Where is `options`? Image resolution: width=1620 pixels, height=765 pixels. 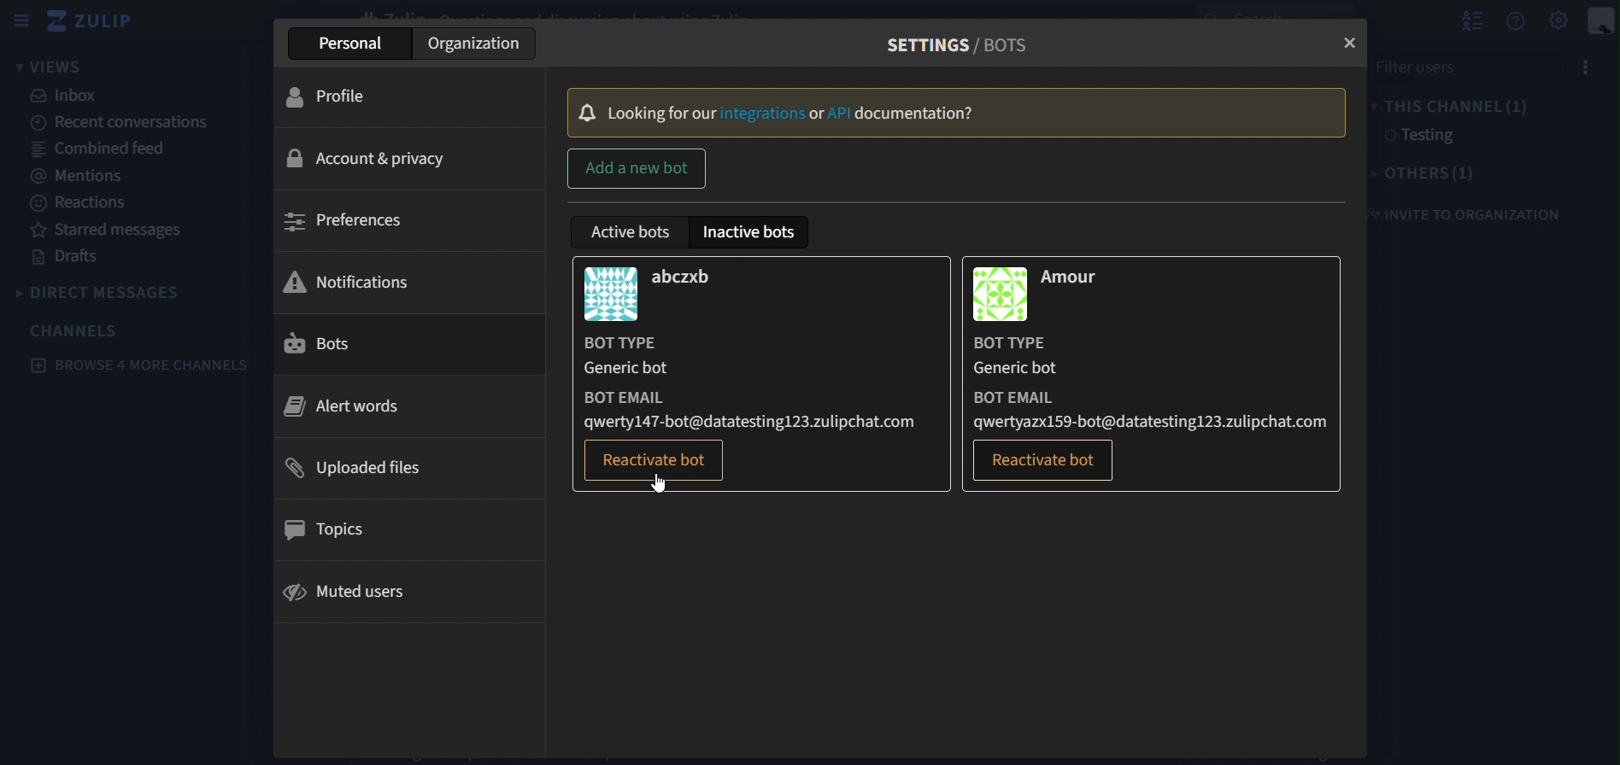
options is located at coordinates (1581, 68).